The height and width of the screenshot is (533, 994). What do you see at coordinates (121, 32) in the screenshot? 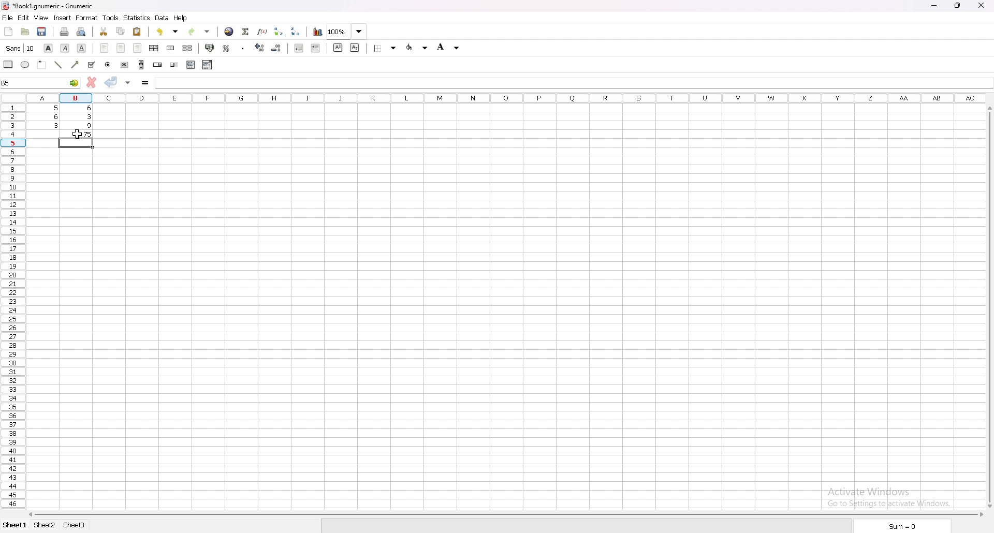
I see `copy` at bounding box center [121, 32].